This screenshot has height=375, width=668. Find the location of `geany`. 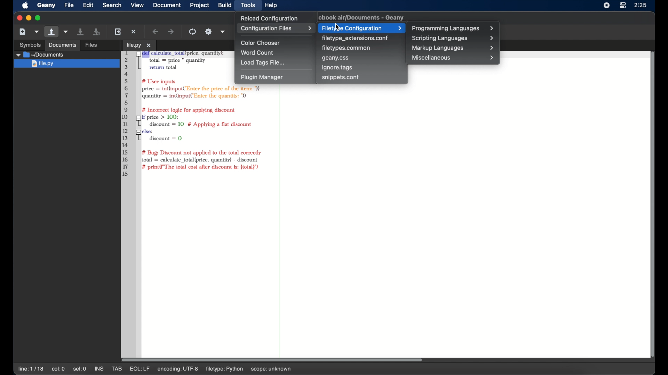

geany is located at coordinates (363, 17).